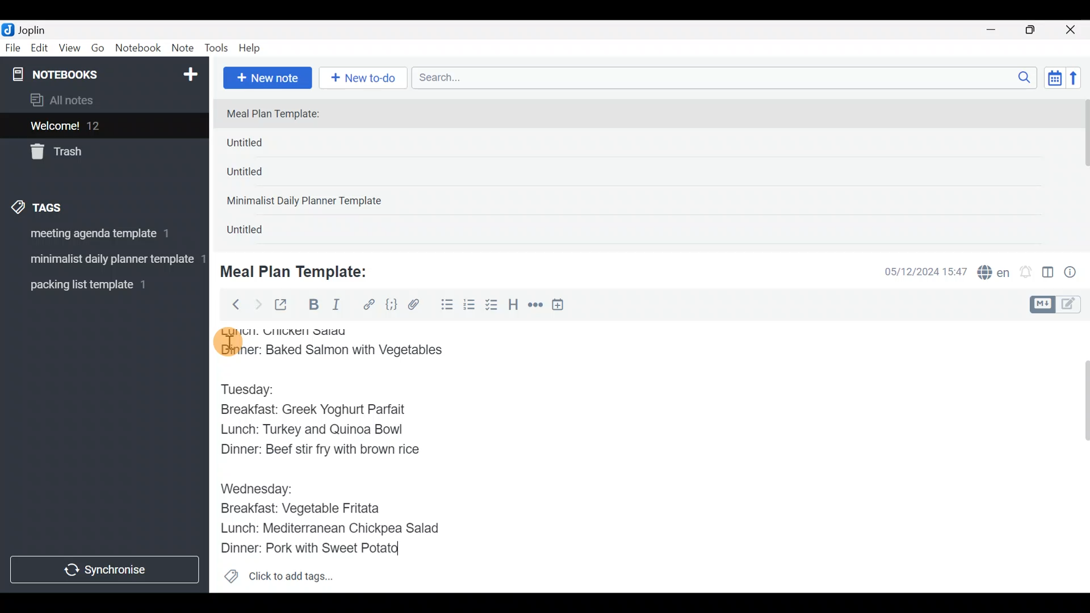 Image resolution: width=1090 pixels, height=613 pixels. What do you see at coordinates (323, 548) in the screenshot?
I see `Dinner: Pork with Sweet Potato` at bounding box center [323, 548].